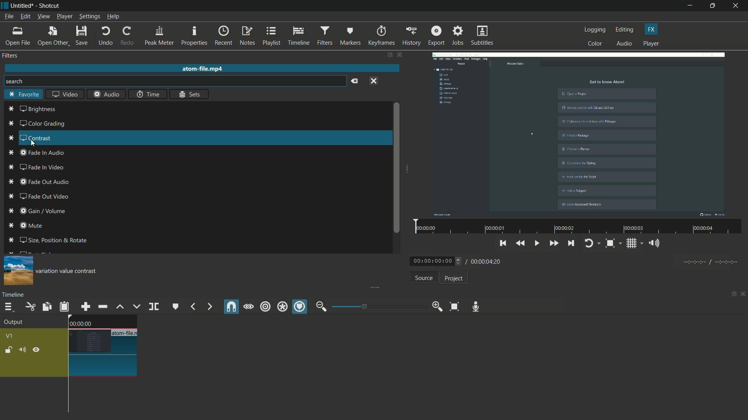 The image size is (748, 420). I want to click on time, so click(148, 94).